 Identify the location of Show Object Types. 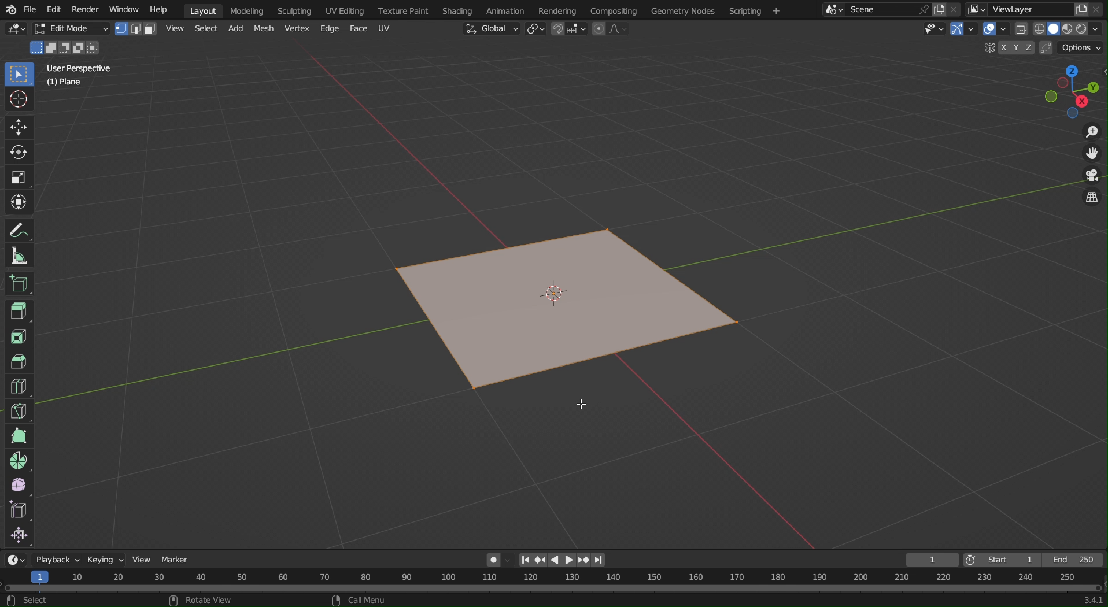
(935, 30).